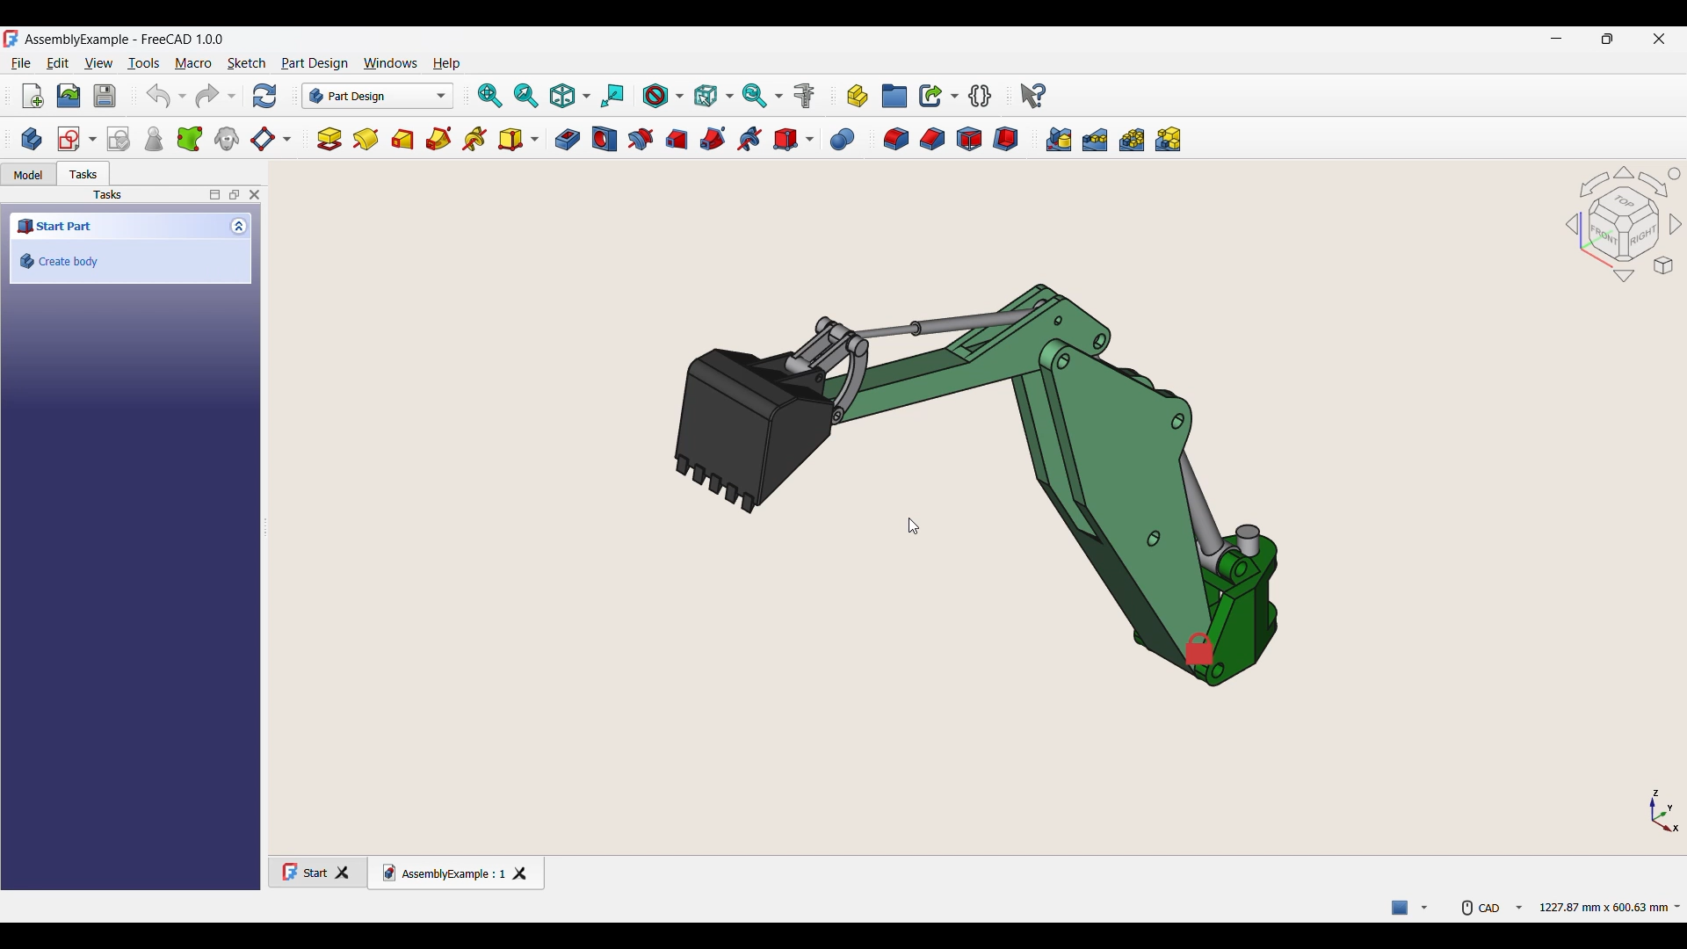 Image resolution: width=1687 pixels, height=949 pixels. What do you see at coordinates (614, 97) in the screenshot?
I see `Align to selection` at bounding box center [614, 97].